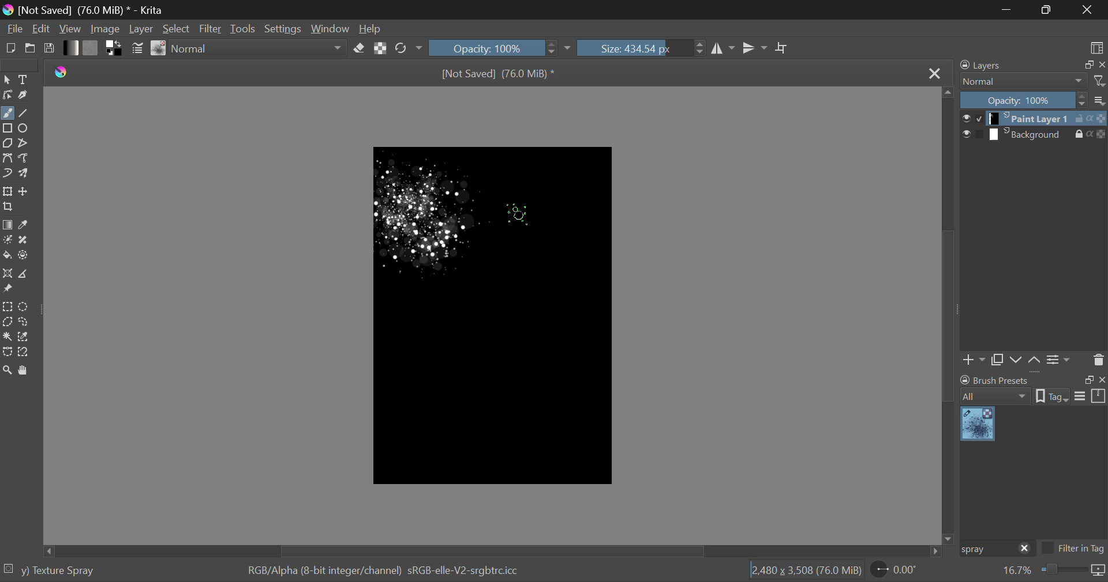  What do you see at coordinates (7, 9) in the screenshot?
I see `logo` at bounding box center [7, 9].